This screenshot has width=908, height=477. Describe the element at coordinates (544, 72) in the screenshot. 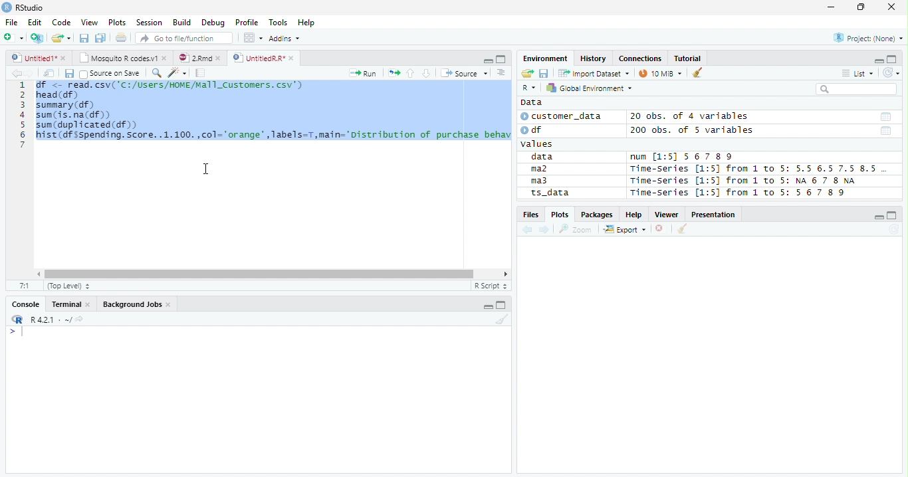

I see `Save` at that location.